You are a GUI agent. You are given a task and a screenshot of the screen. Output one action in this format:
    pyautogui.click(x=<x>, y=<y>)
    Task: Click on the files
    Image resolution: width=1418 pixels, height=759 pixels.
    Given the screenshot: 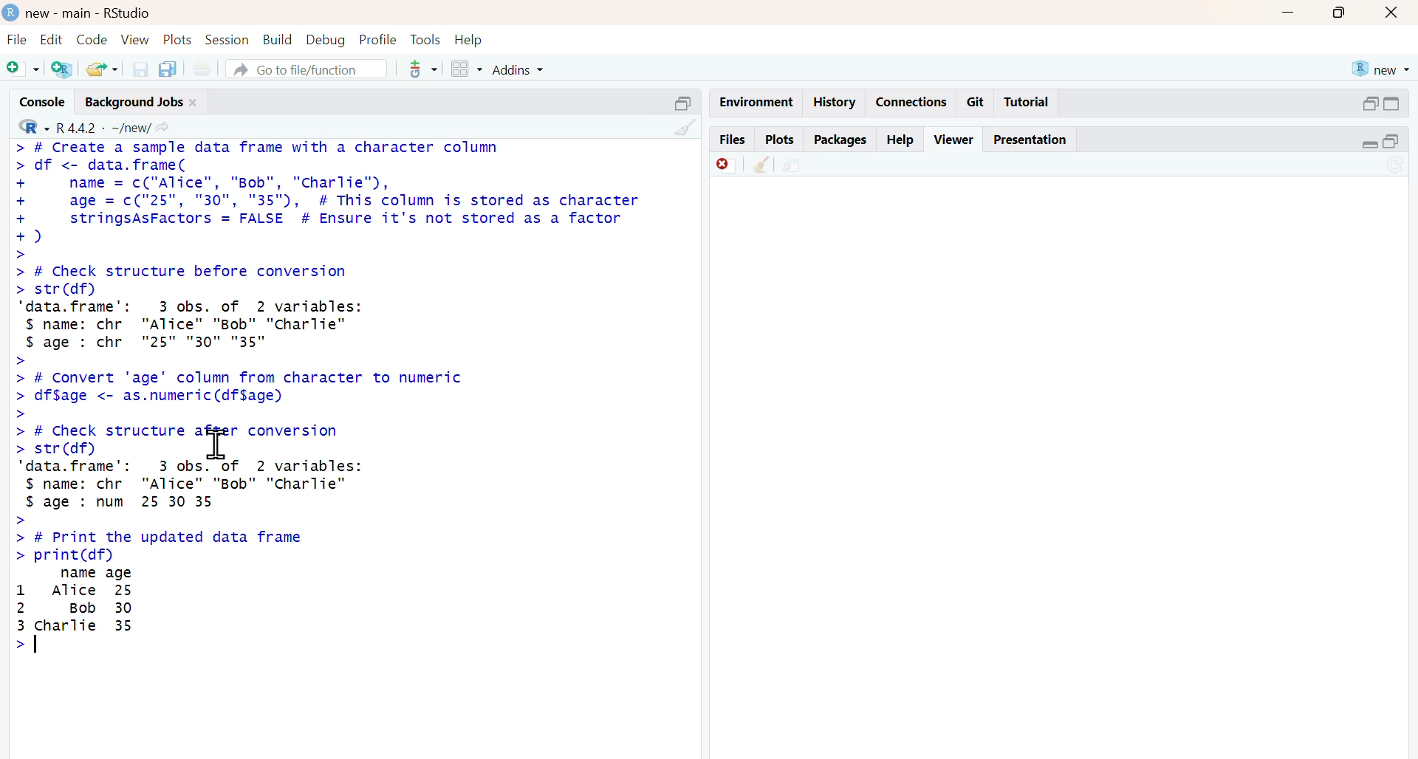 What is the action you would take?
    pyautogui.click(x=733, y=140)
    